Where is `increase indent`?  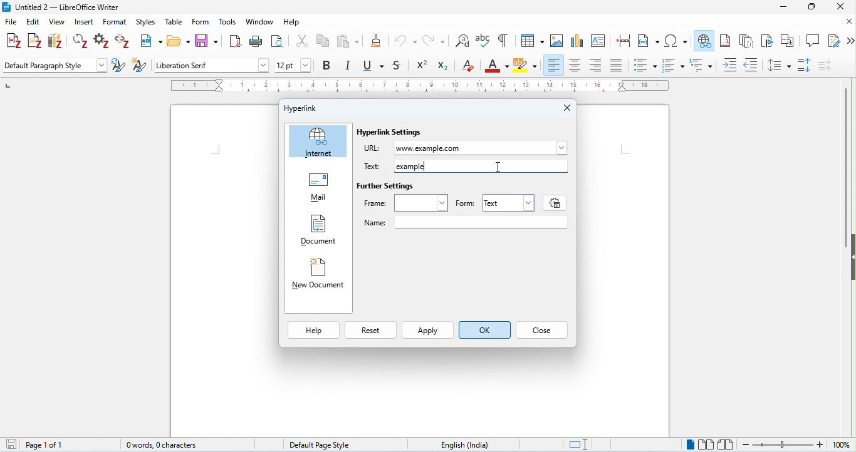
increase indent is located at coordinates (731, 64).